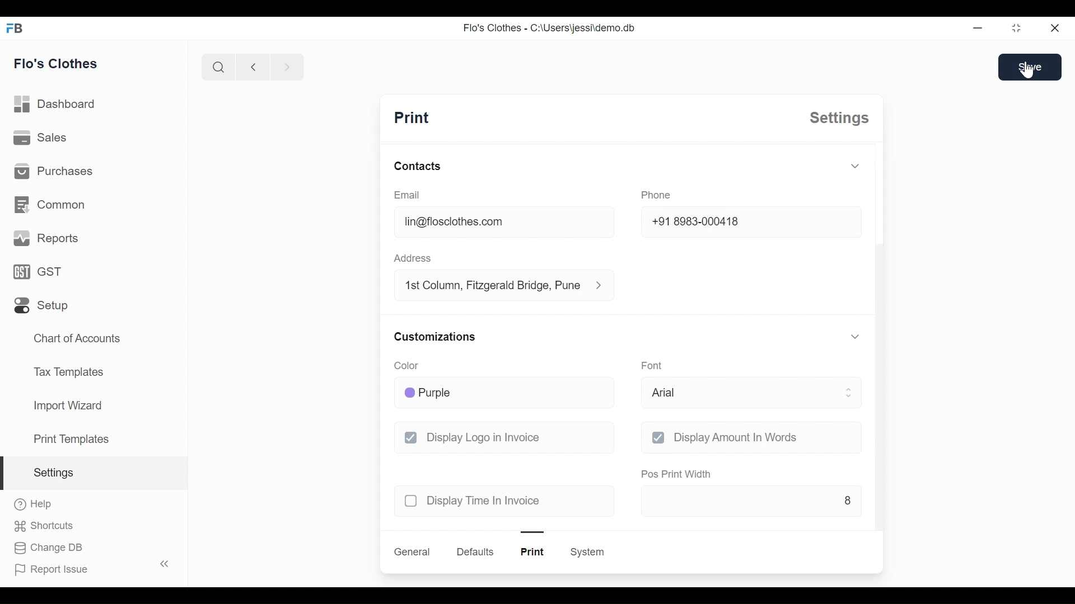  Describe the element at coordinates (506, 393) in the screenshot. I see `purple` at that location.